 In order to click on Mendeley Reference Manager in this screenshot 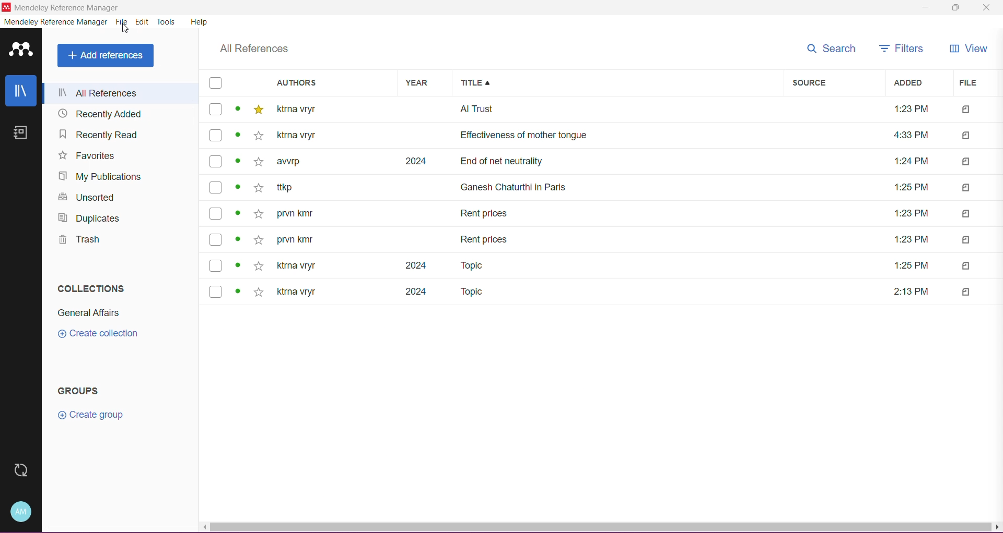, I will do `click(79, 7)`.